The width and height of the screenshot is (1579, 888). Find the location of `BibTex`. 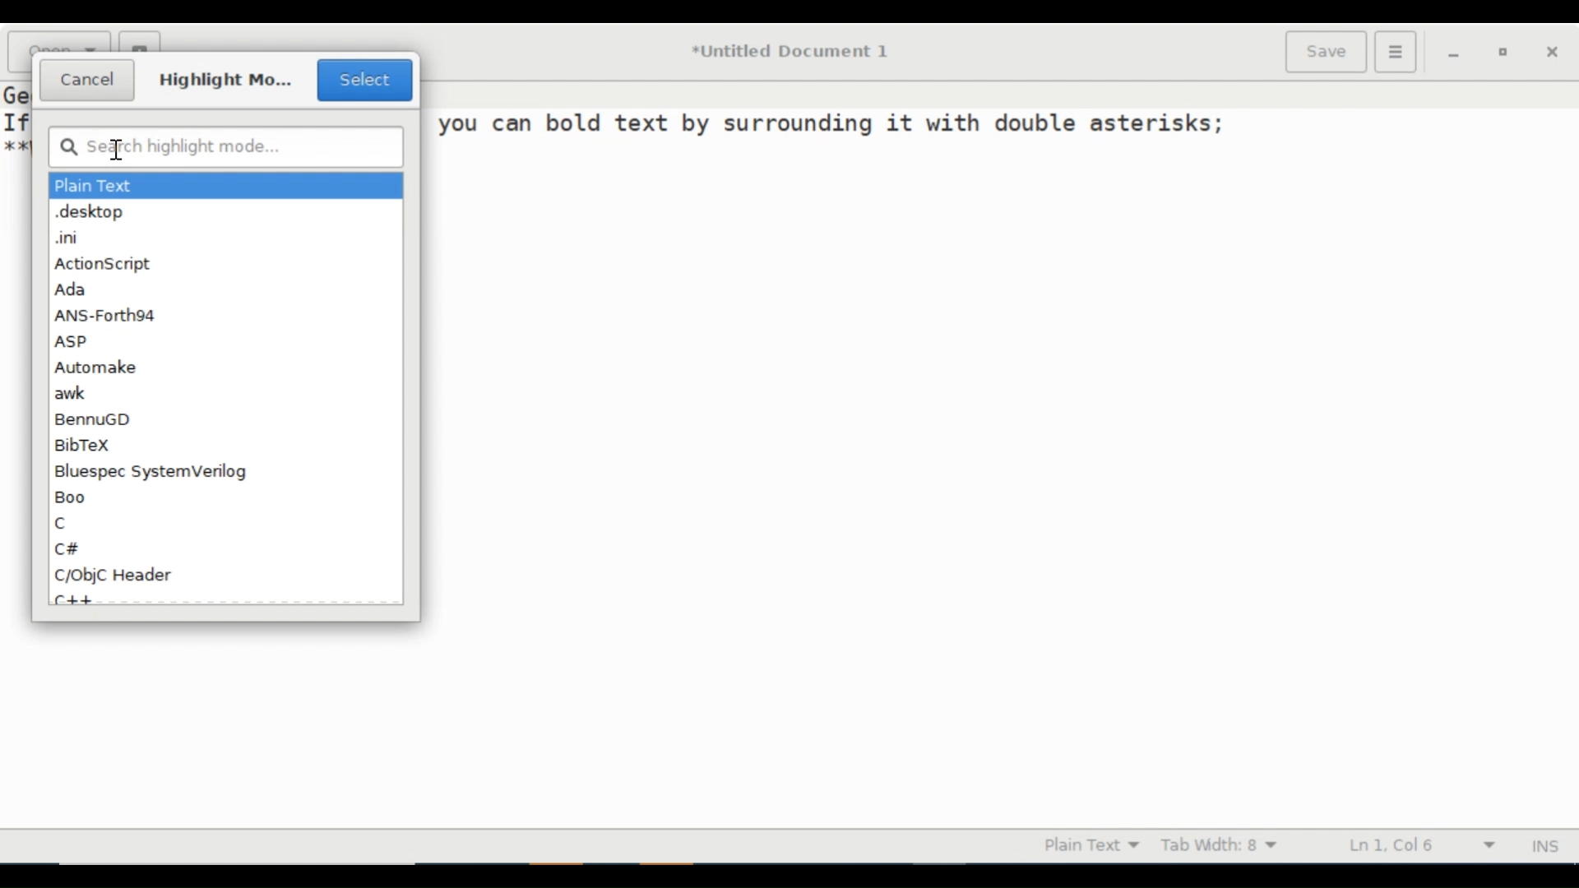

BibTex is located at coordinates (86, 444).